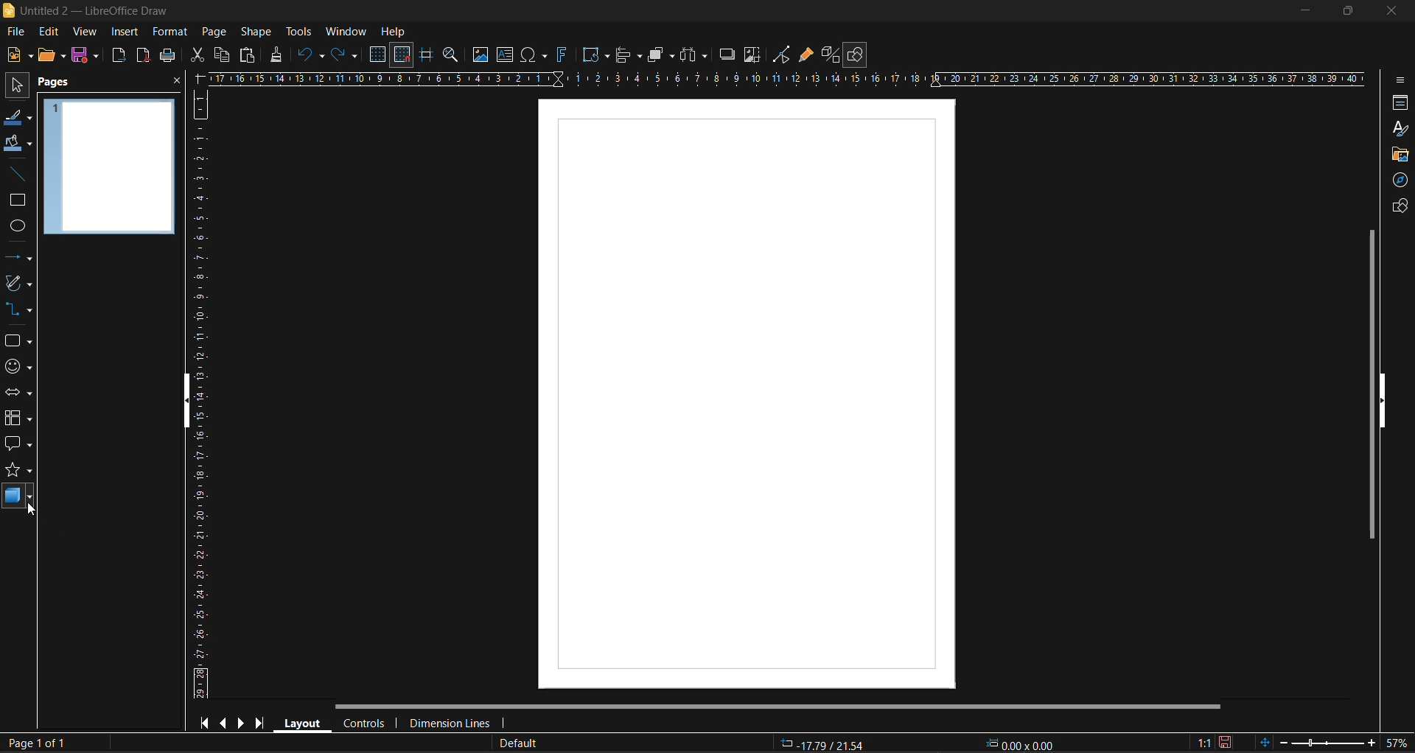 The image size is (1415, 753). Describe the element at coordinates (36, 744) in the screenshot. I see `page number` at that location.